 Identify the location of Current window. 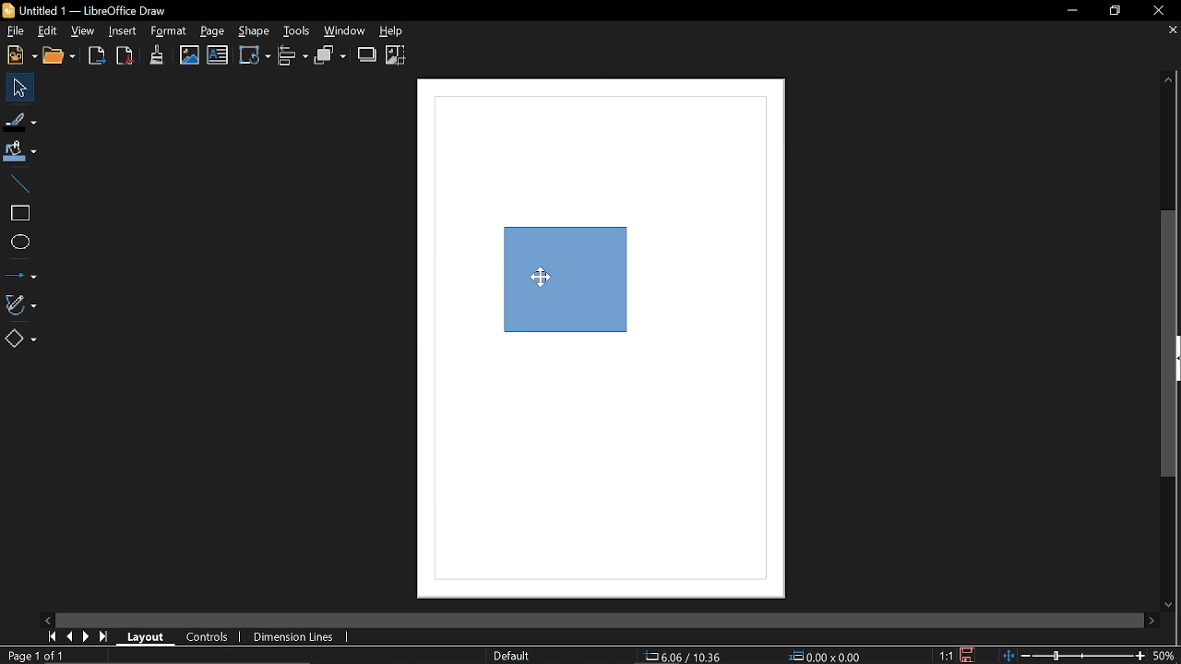
(87, 11).